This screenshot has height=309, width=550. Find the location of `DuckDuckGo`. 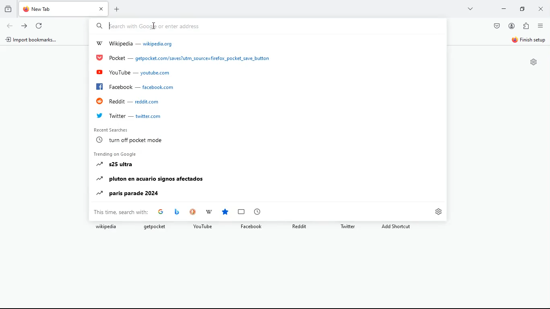

DuckDuckGo is located at coordinates (192, 211).